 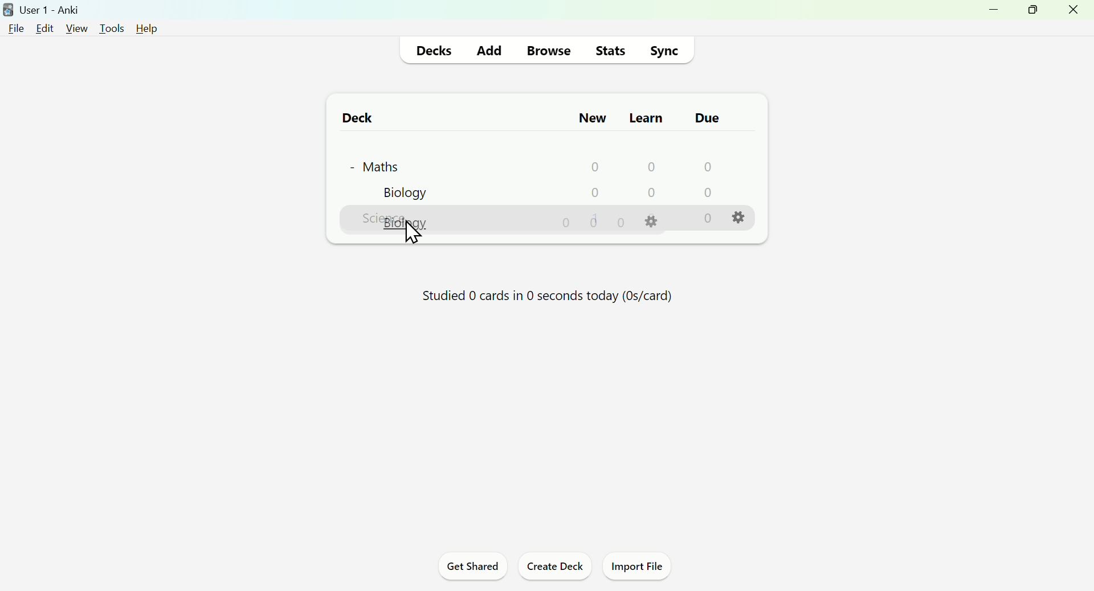 I want to click on 0, so click(x=595, y=166).